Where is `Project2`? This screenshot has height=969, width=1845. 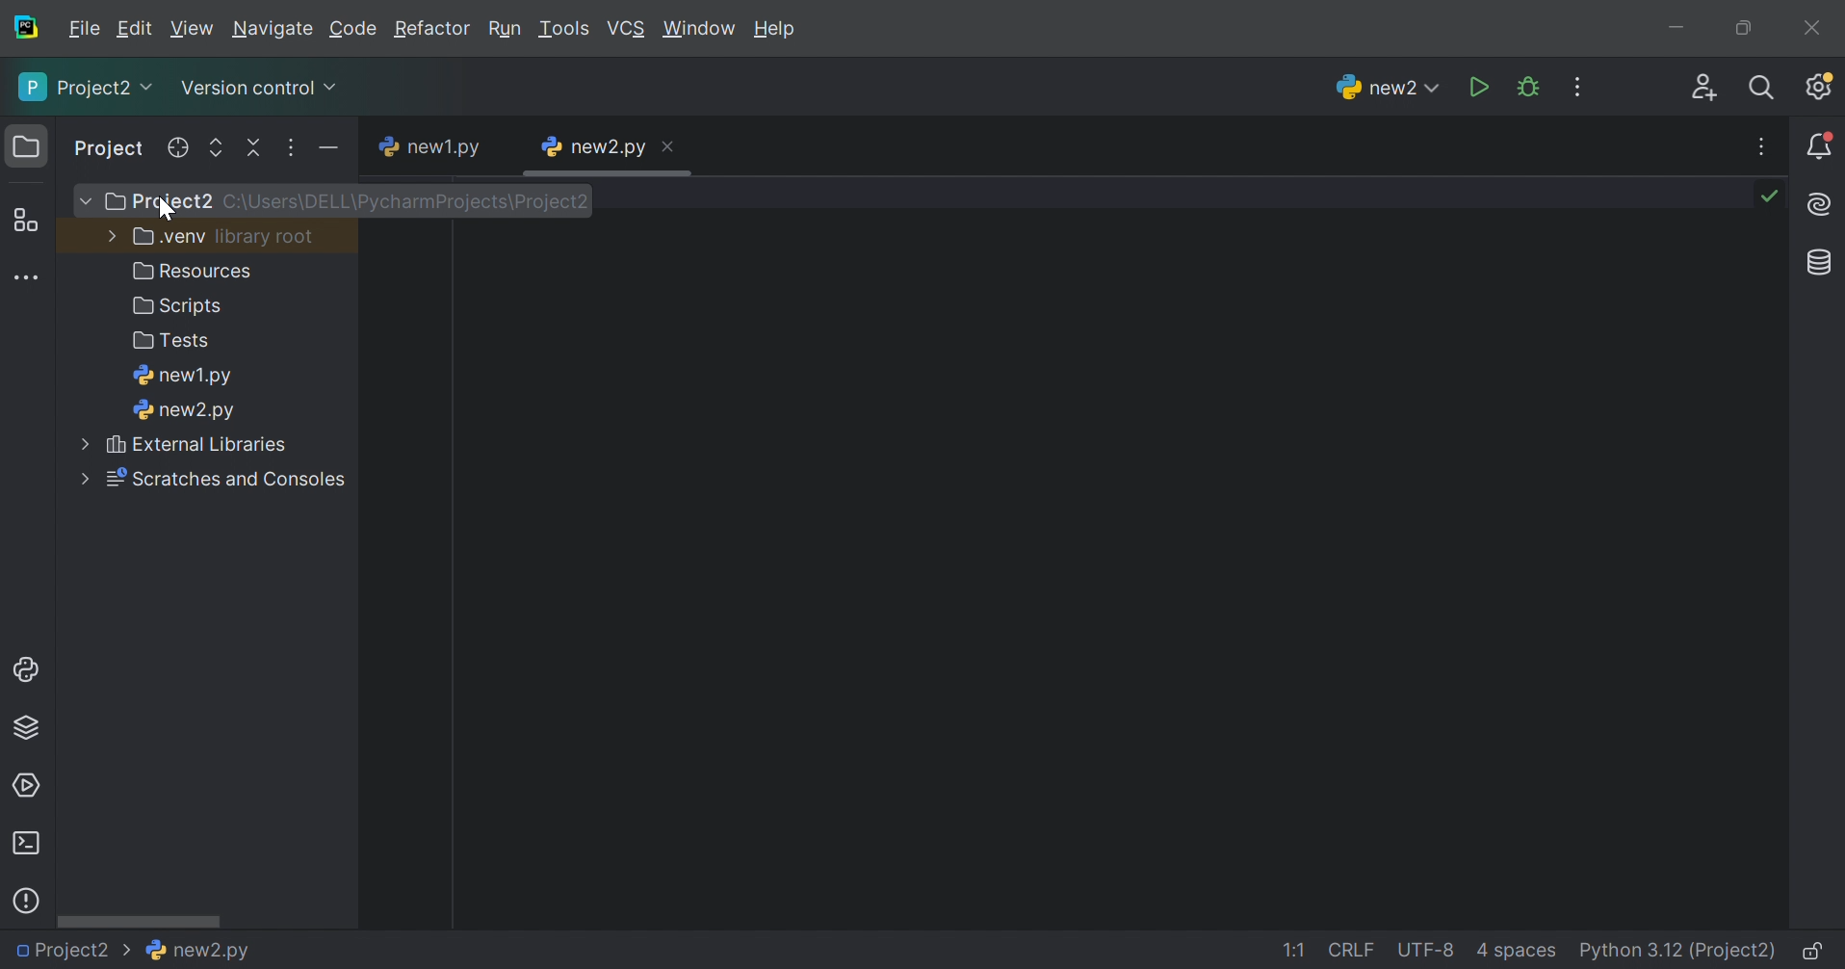
Project2 is located at coordinates (156, 203).